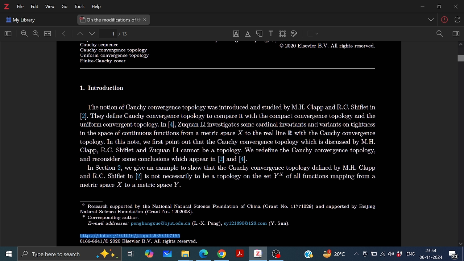  What do you see at coordinates (109, 20) in the screenshot?
I see `Current tab` at bounding box center [109, 20].